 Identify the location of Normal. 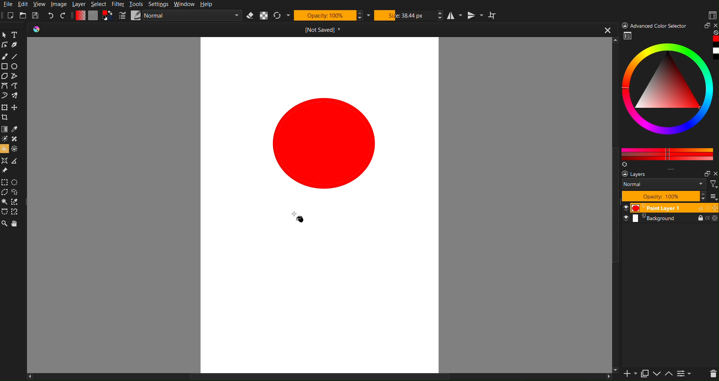
(662, 185).